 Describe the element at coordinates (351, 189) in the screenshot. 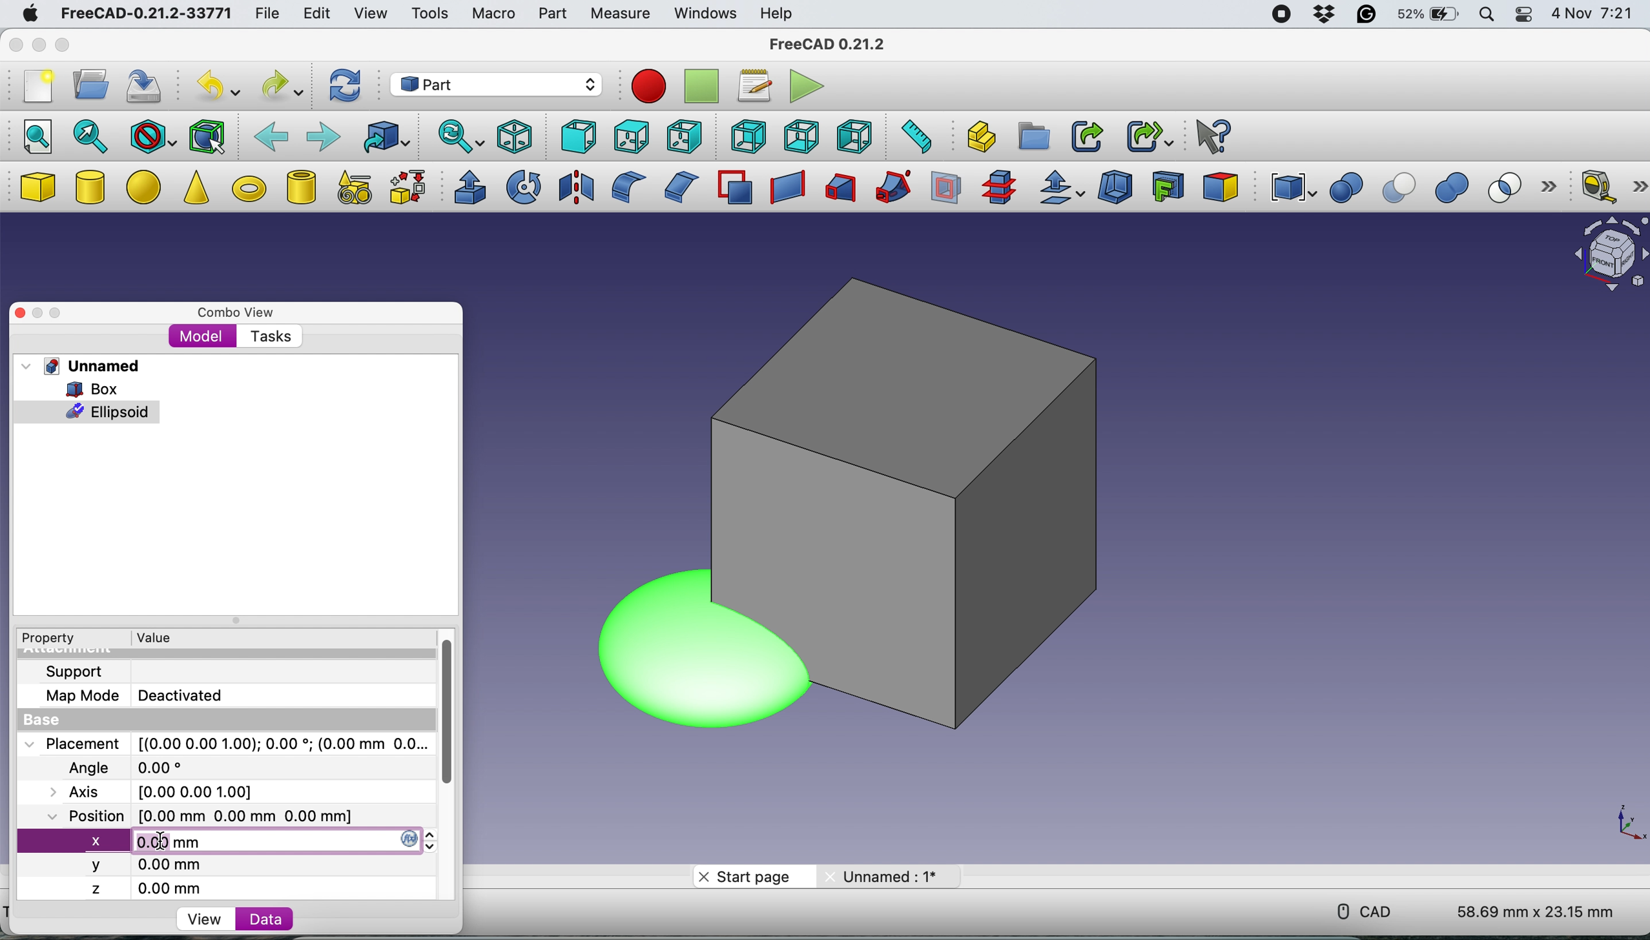

I see `create primitives` at that location.